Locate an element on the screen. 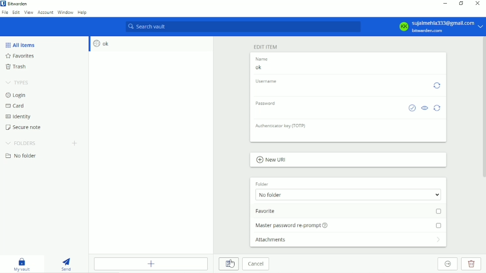 The image size is (486, 273). View is located at coordinates (28, 13).